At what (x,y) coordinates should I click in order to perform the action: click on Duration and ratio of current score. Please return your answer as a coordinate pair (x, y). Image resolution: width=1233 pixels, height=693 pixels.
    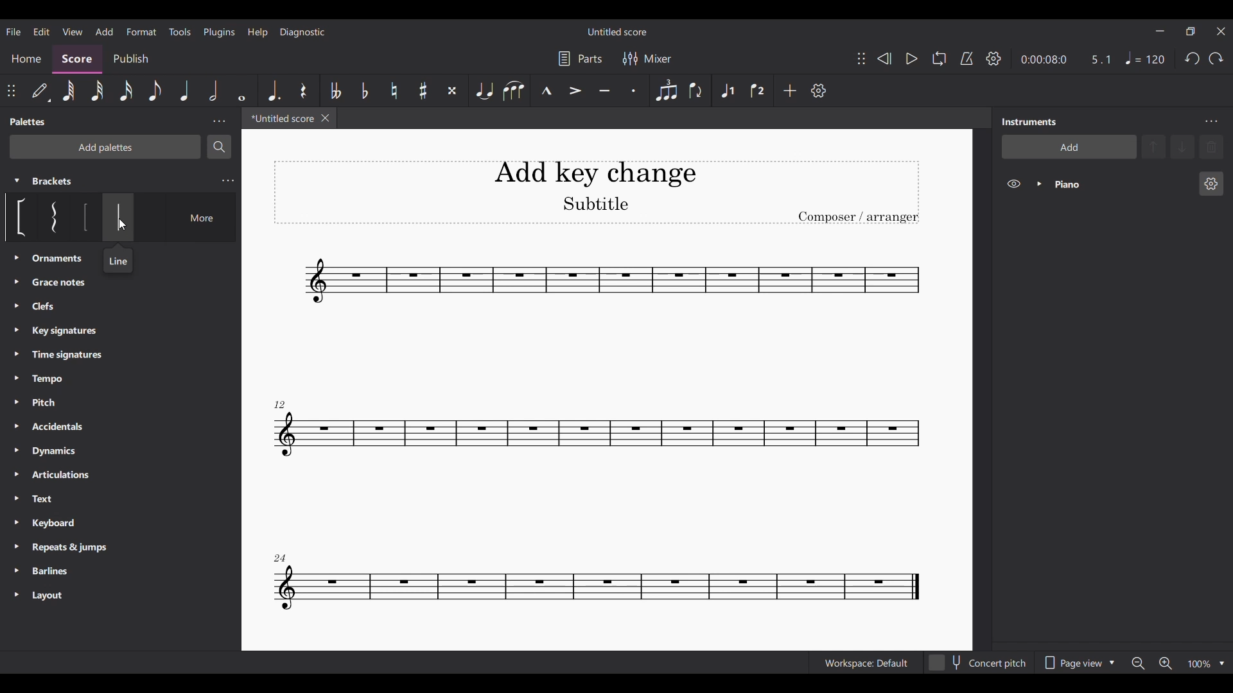
    Looking at the image, I should click on (1065, 59).